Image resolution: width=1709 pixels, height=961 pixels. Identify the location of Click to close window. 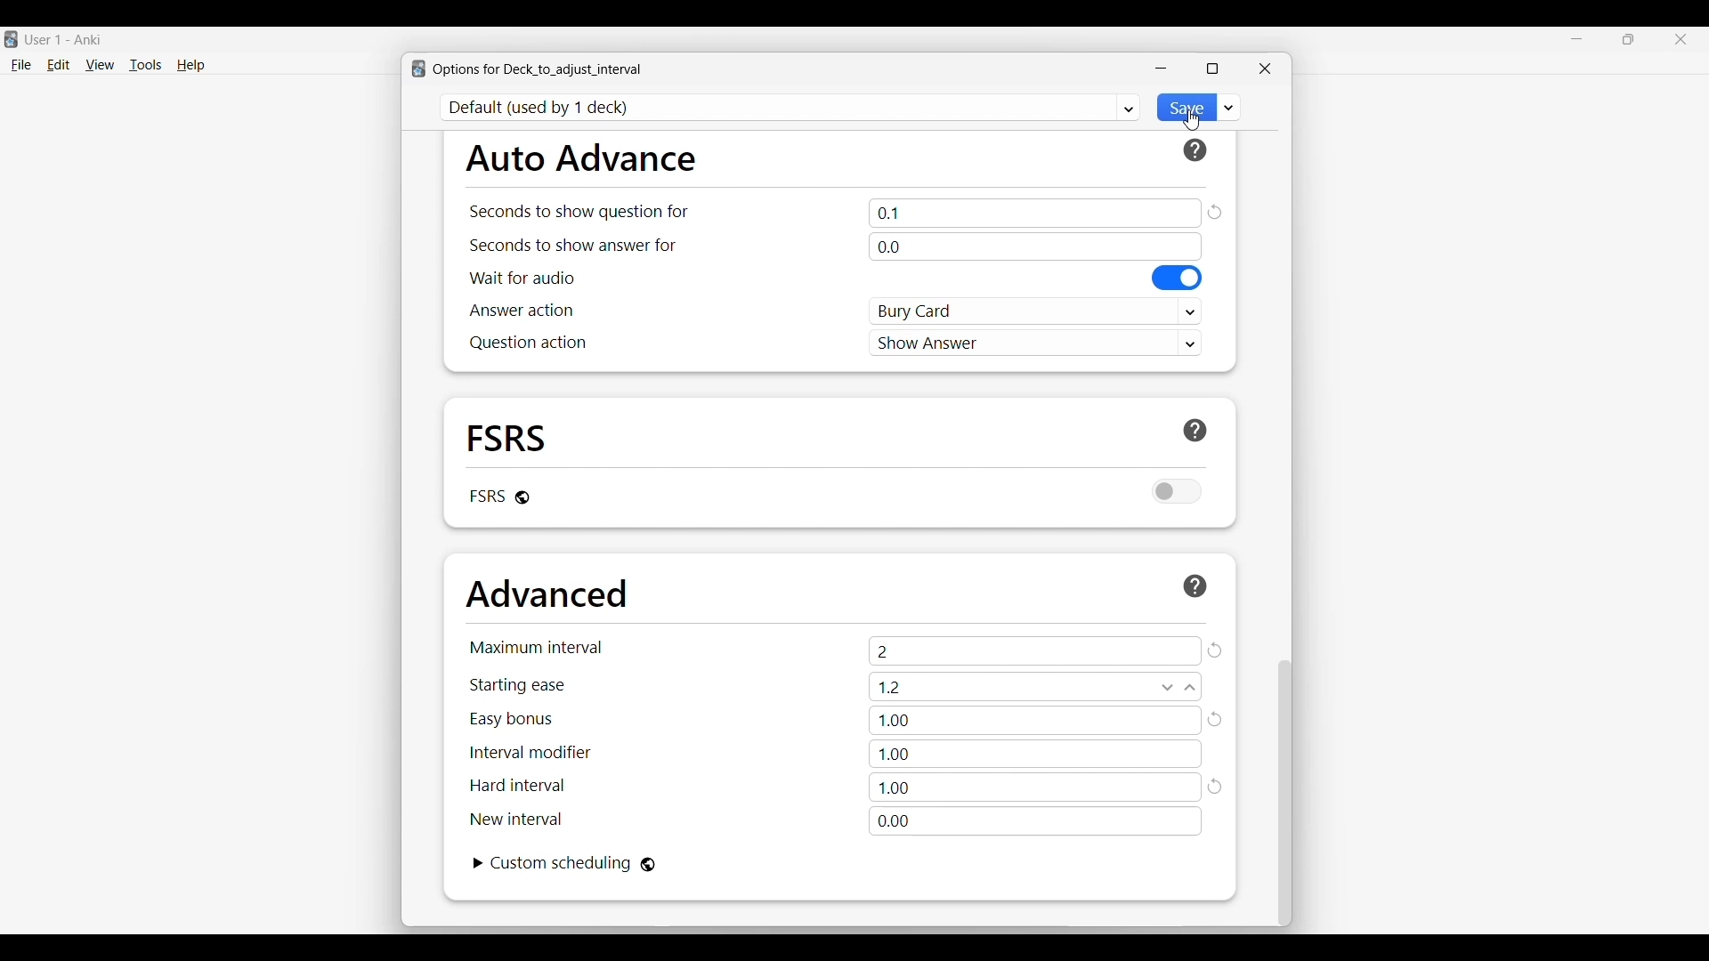
(1265, 69).